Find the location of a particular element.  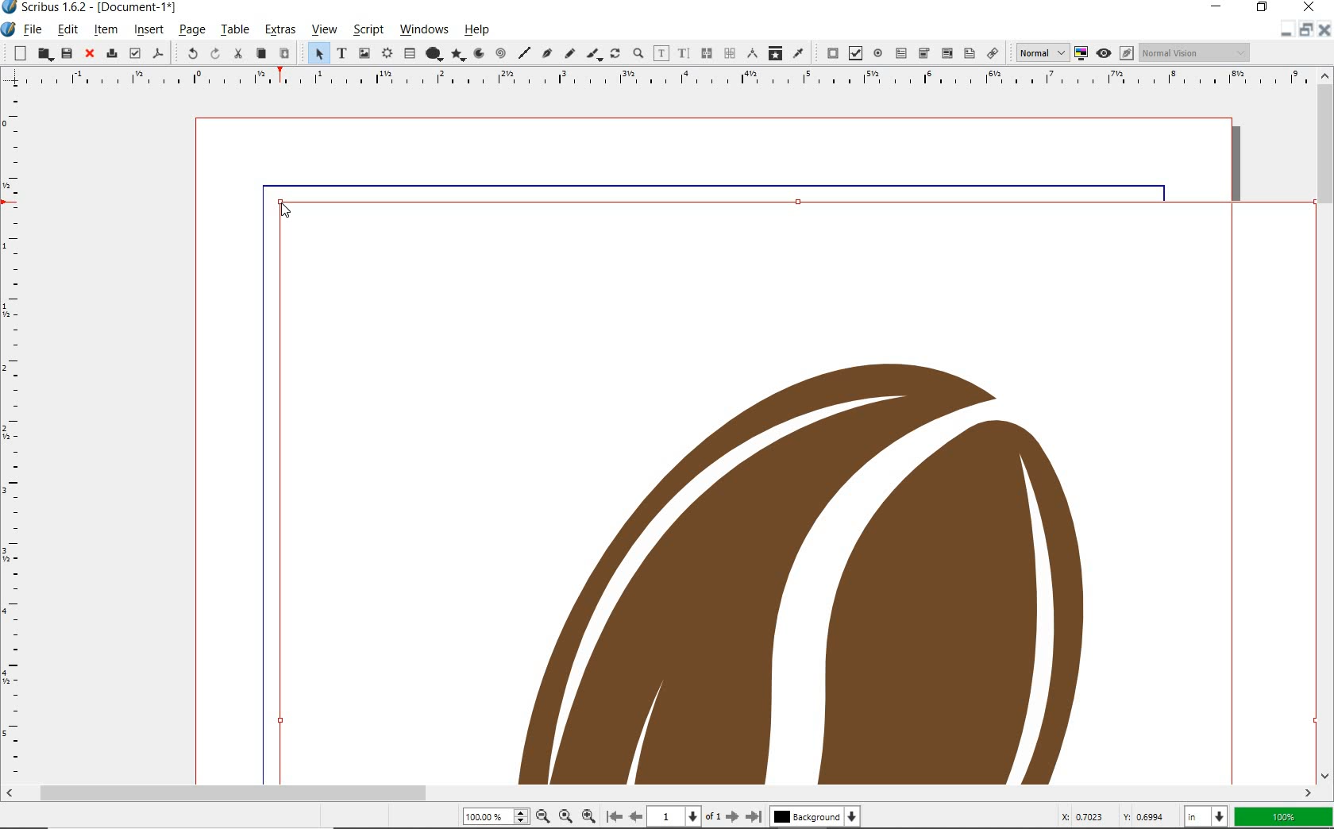

table is located at coordinates (408, 55).